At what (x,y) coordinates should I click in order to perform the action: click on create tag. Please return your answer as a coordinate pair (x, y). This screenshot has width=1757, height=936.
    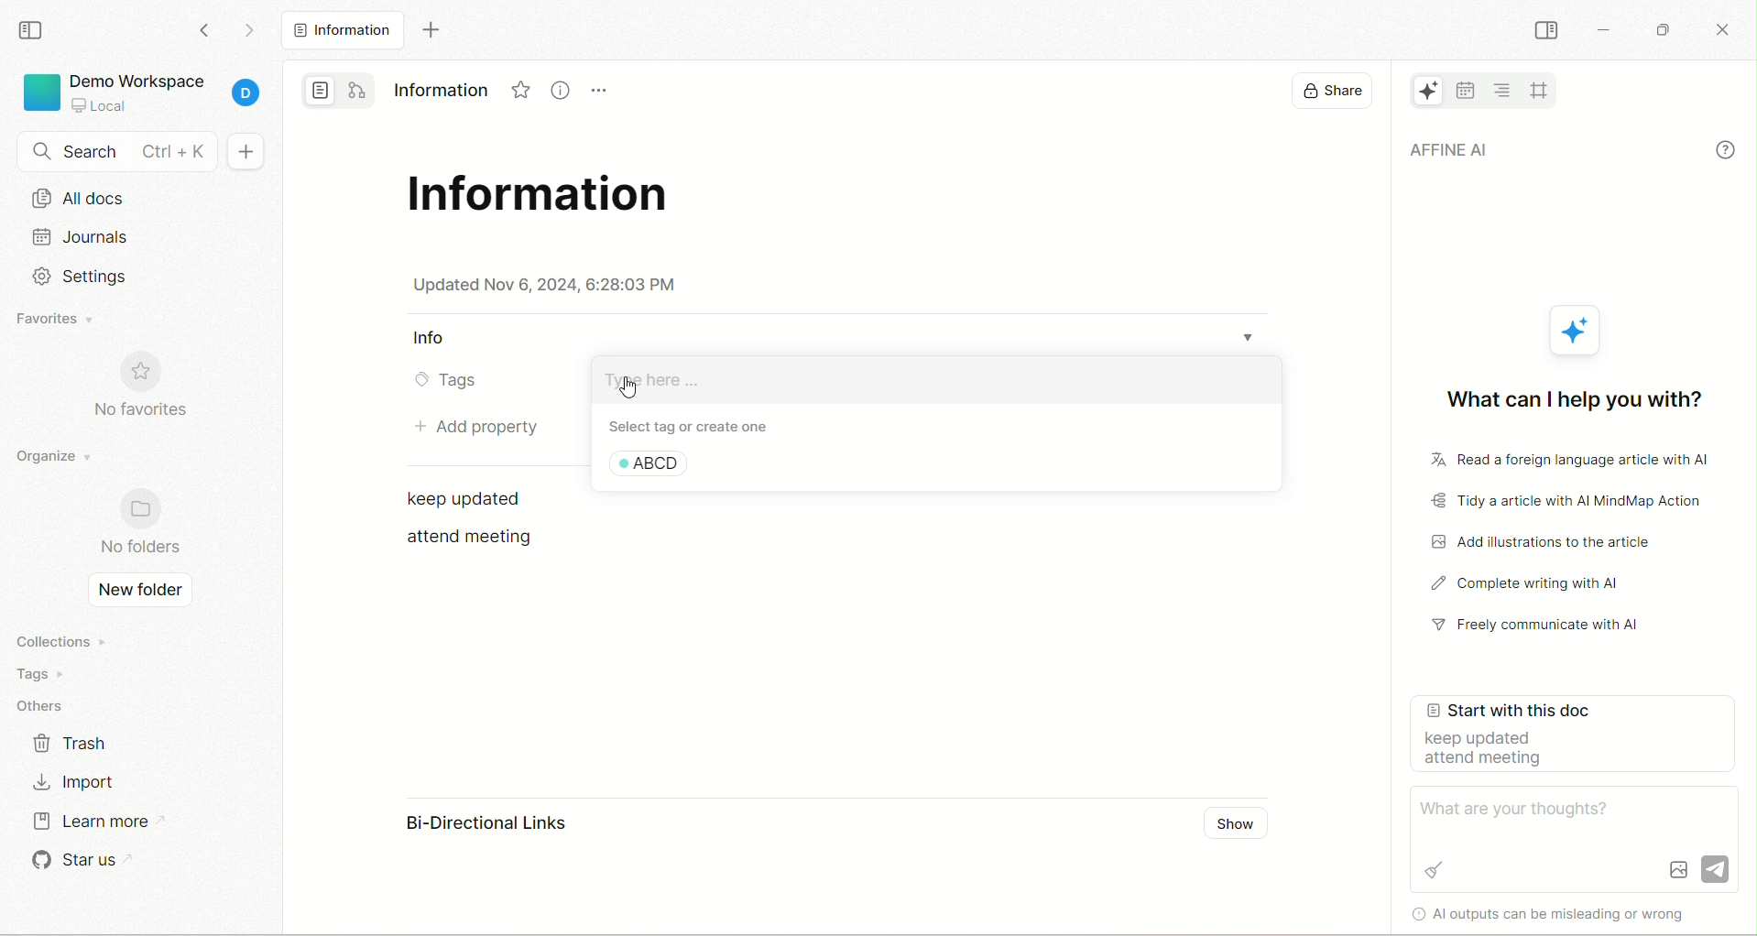
    Looking at the image, I should click on (933, 384).